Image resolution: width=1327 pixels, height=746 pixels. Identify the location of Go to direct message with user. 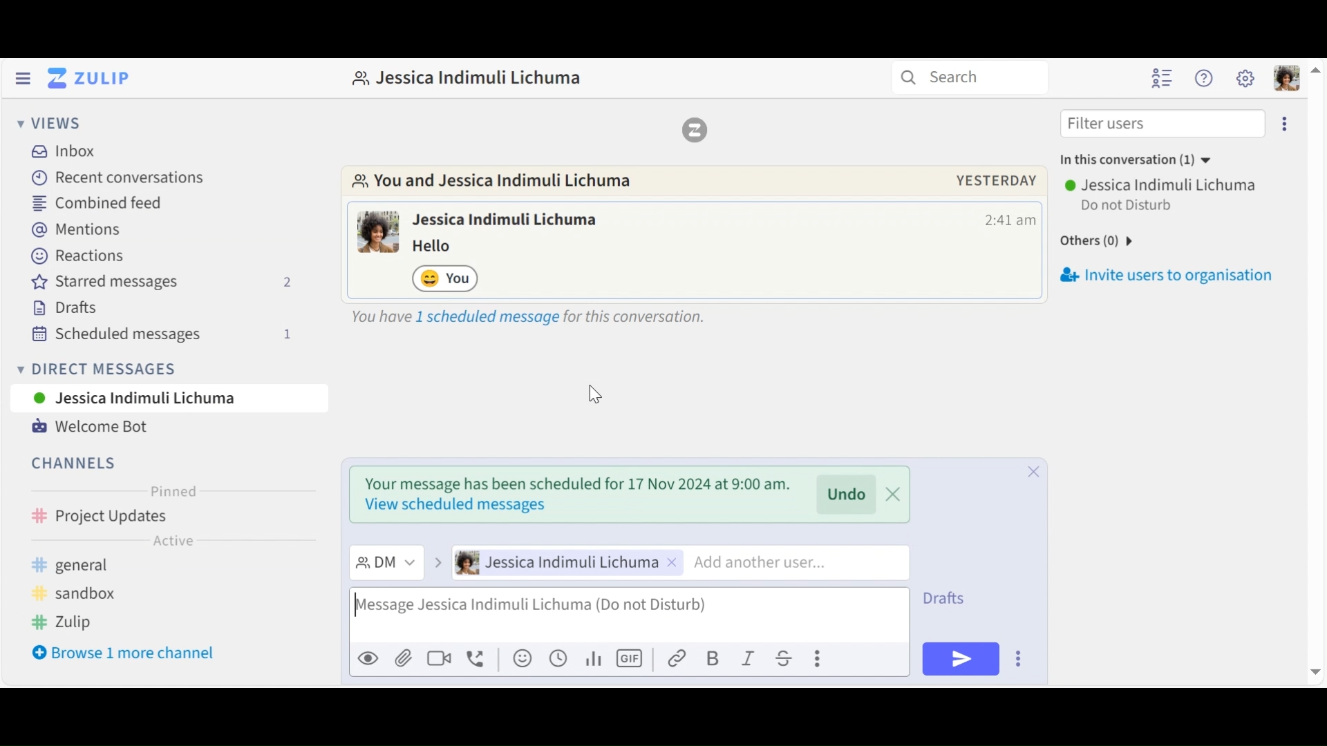
(502, 182).